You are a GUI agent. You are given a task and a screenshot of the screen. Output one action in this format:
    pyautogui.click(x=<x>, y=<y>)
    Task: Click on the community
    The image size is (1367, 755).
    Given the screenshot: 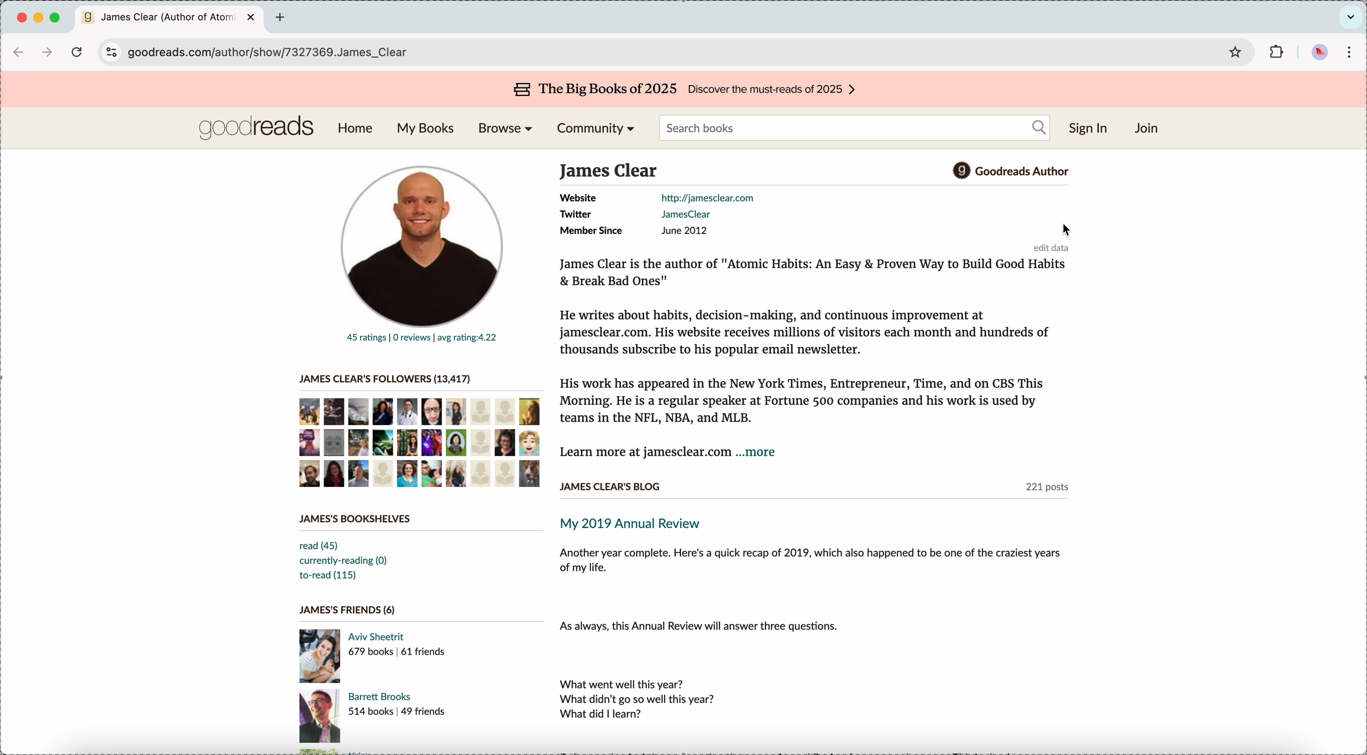 What is the action you would take?
    pyautogui.click(x=594, y=130)
    